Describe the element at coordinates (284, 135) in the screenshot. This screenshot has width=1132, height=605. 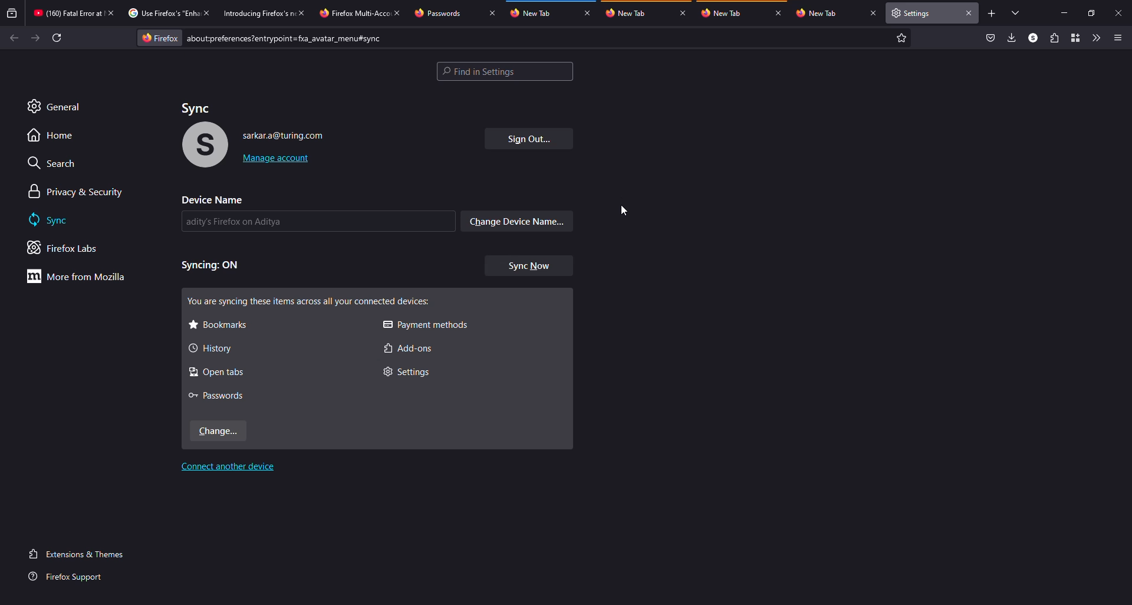
I see `account` at that location.